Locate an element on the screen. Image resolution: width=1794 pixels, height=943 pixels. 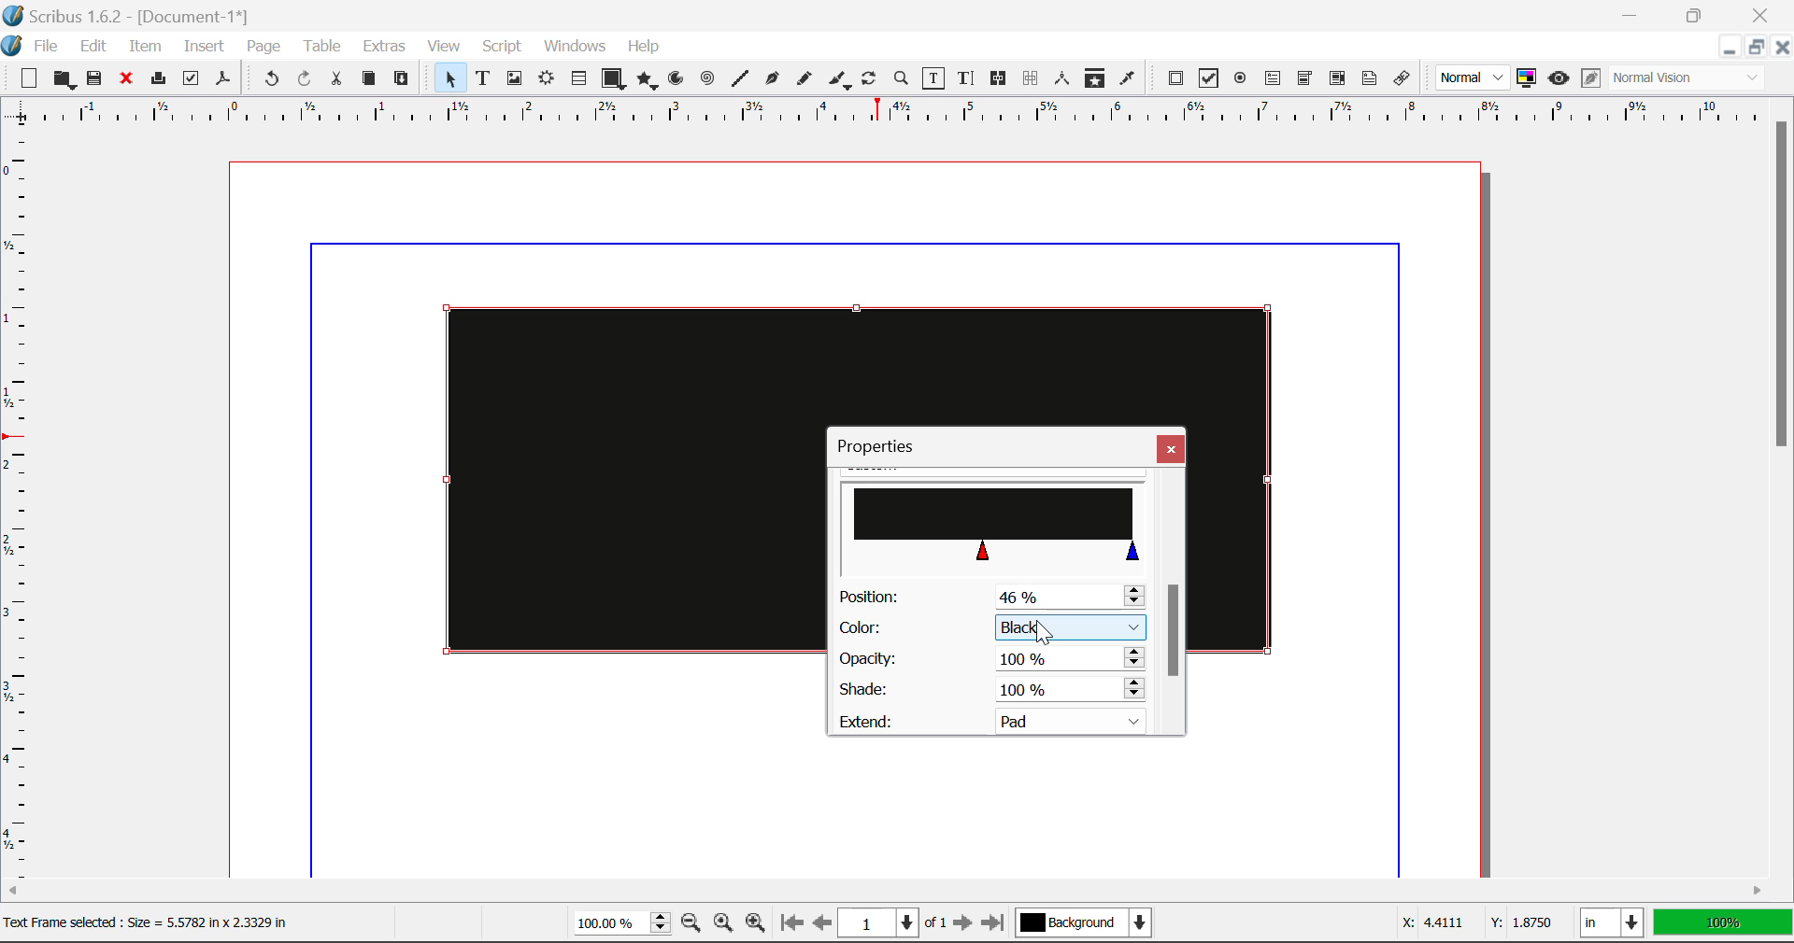
Opacity is located at coordinates (990, 659).